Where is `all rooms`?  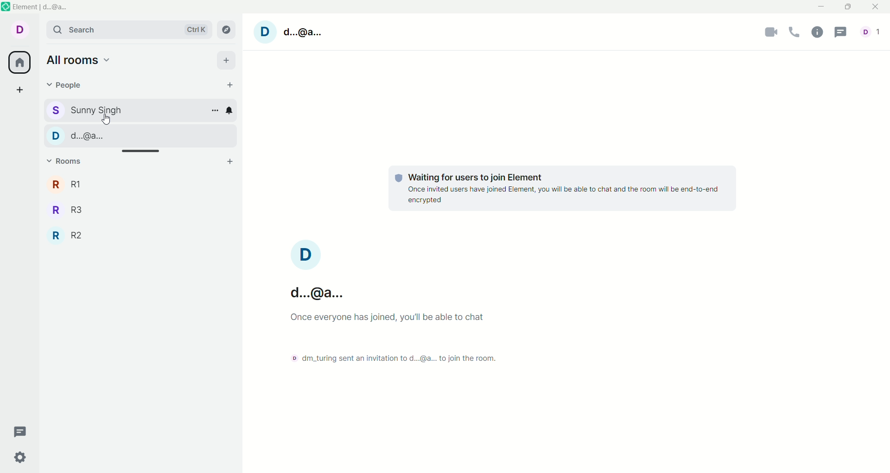 all rooms is located at coordinates (17, 63).